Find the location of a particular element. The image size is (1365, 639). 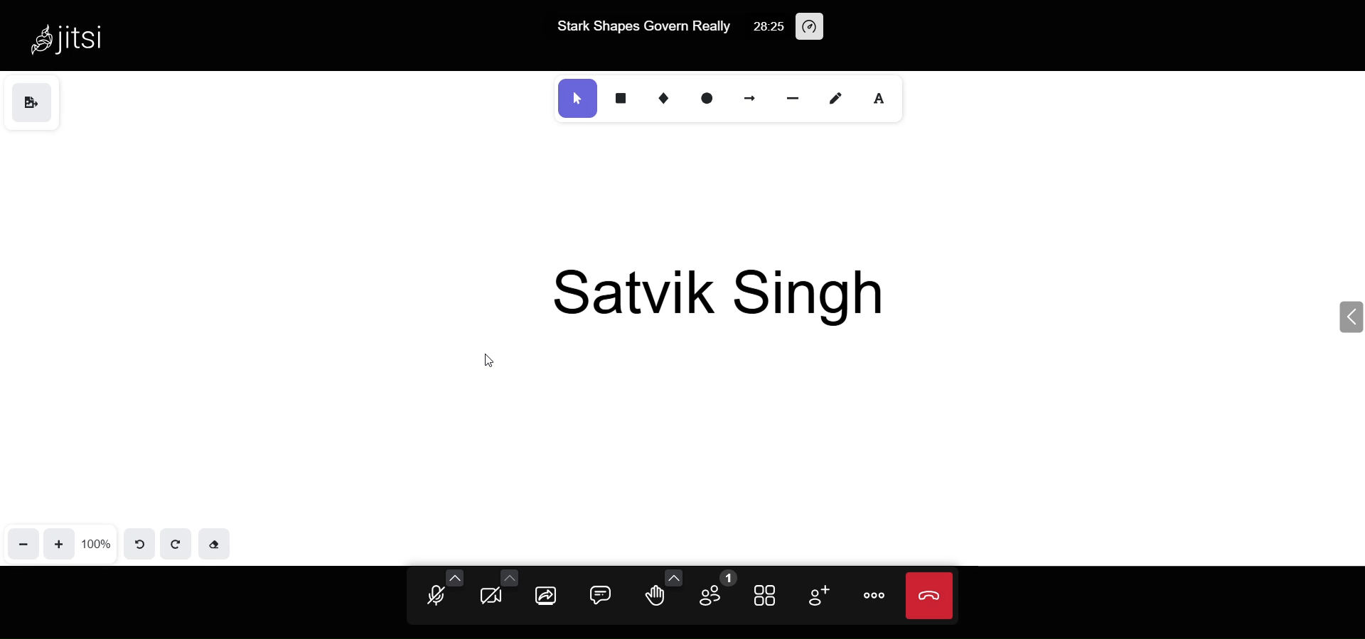

diamond is located at coordinates (663, 96).